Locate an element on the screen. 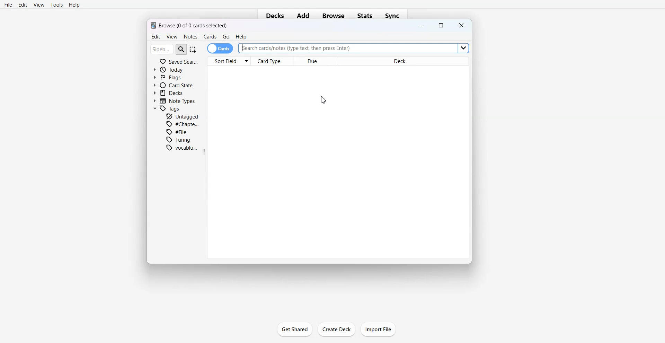 This screenshot has height=343, width=665. Chapter is located at coordinates (183, 124).